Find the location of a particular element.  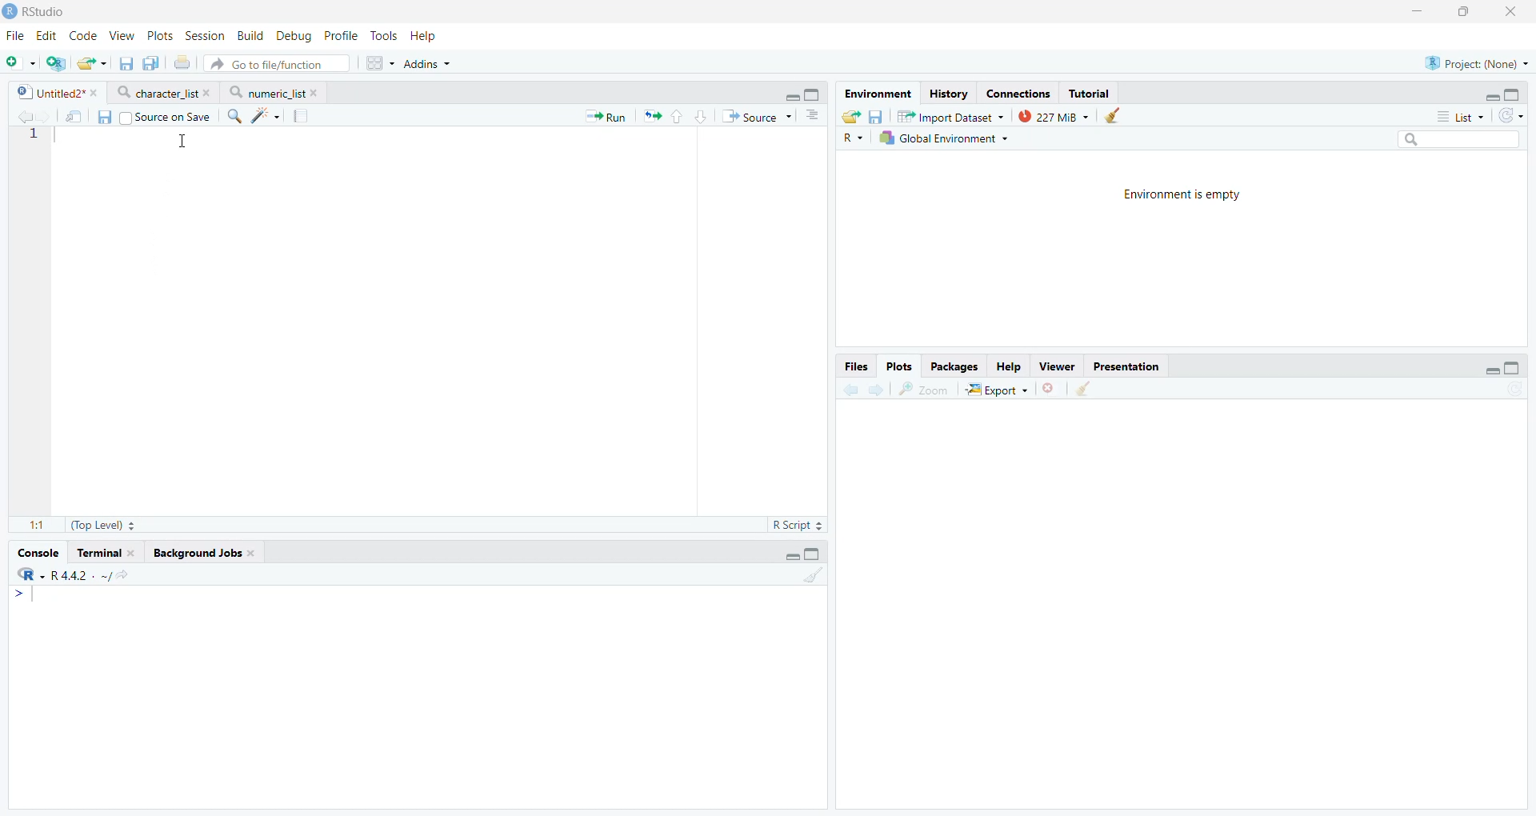

Build is located at coordinates (252, 36).